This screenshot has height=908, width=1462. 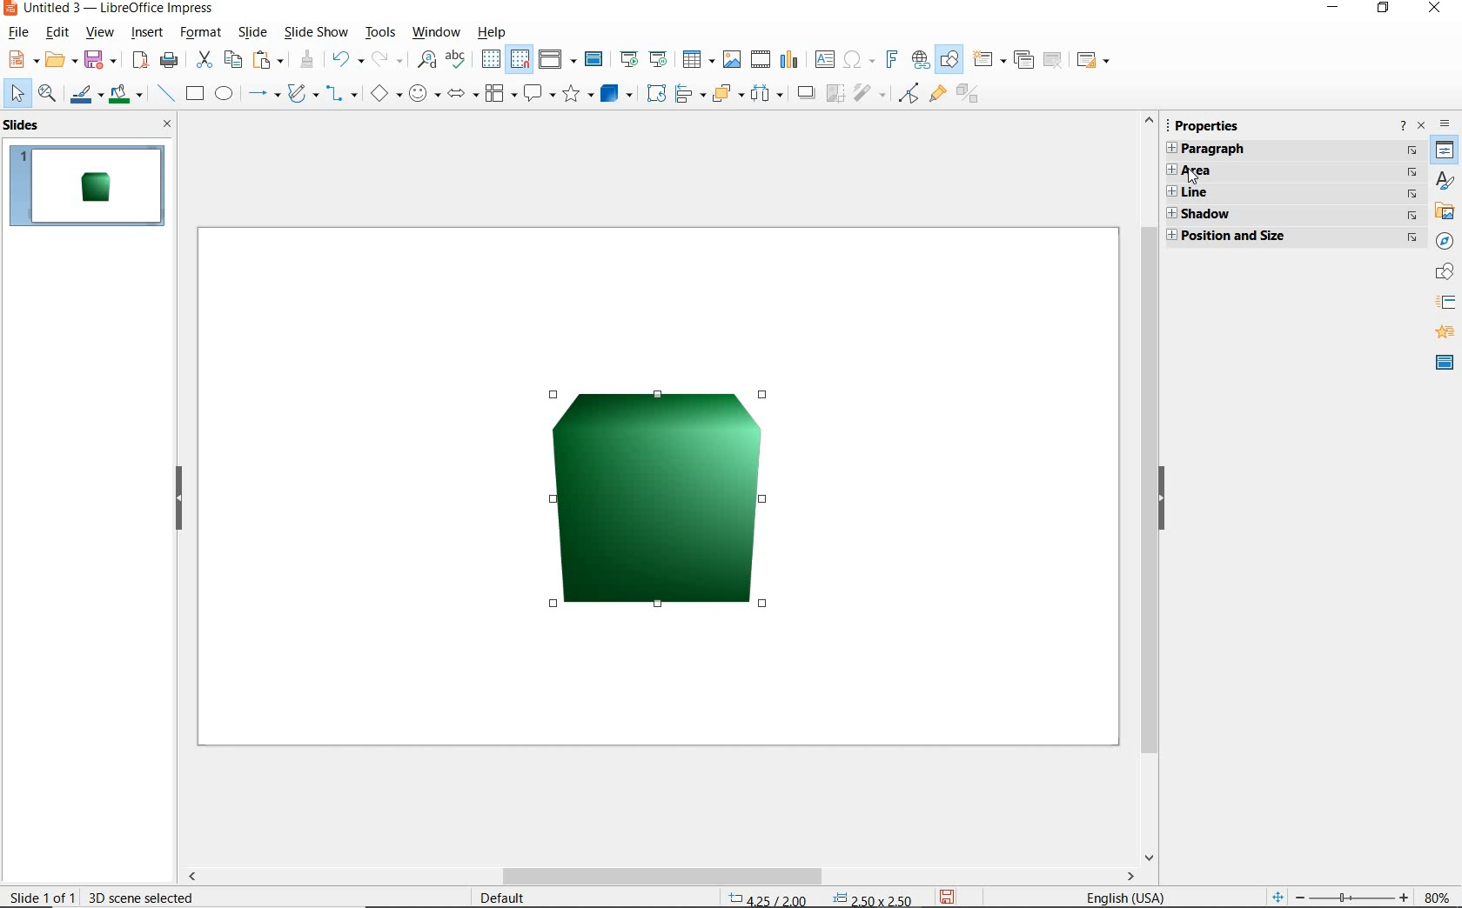 What do you see at coordinates (436, 33) in the screenshot?
I see `window` at bounding box center [436, 33].